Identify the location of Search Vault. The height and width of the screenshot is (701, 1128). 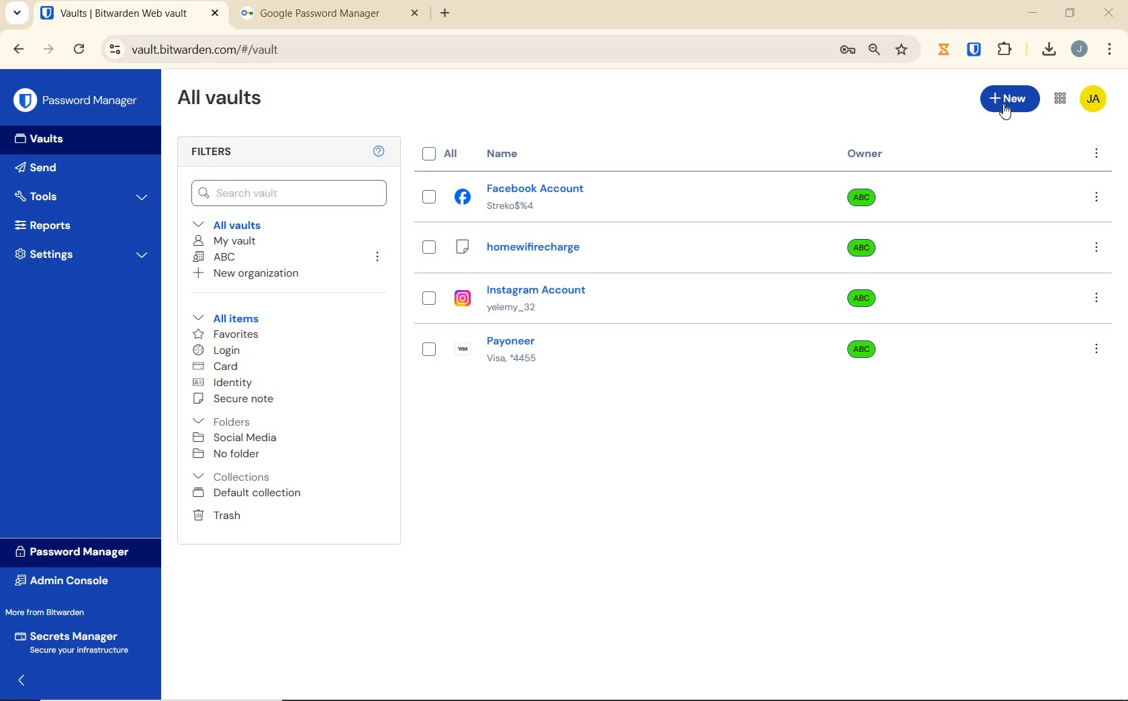
(289, 193).